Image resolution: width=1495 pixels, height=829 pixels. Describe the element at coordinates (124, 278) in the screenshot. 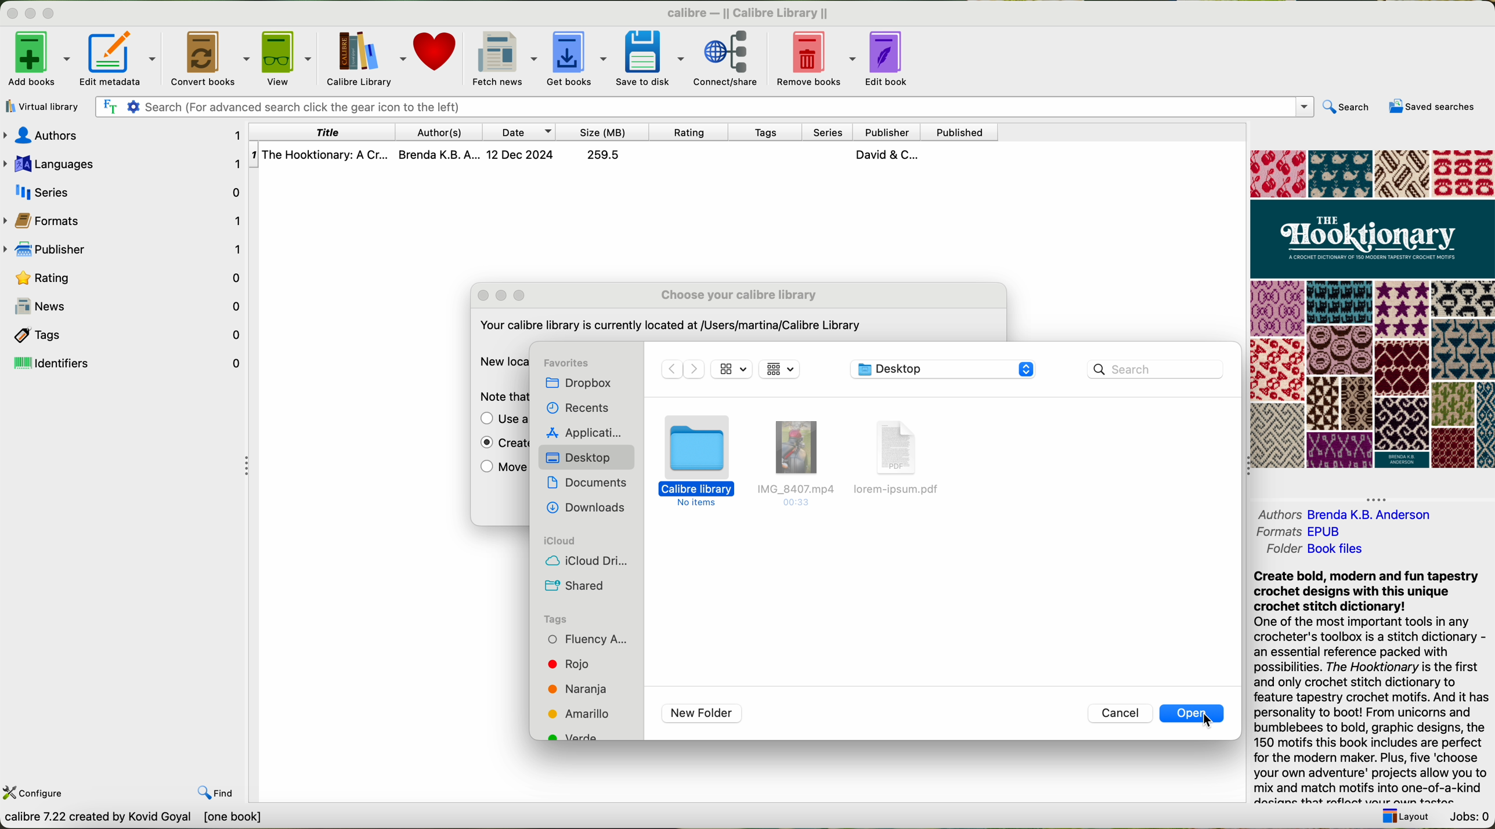

I see `rating` at that location.